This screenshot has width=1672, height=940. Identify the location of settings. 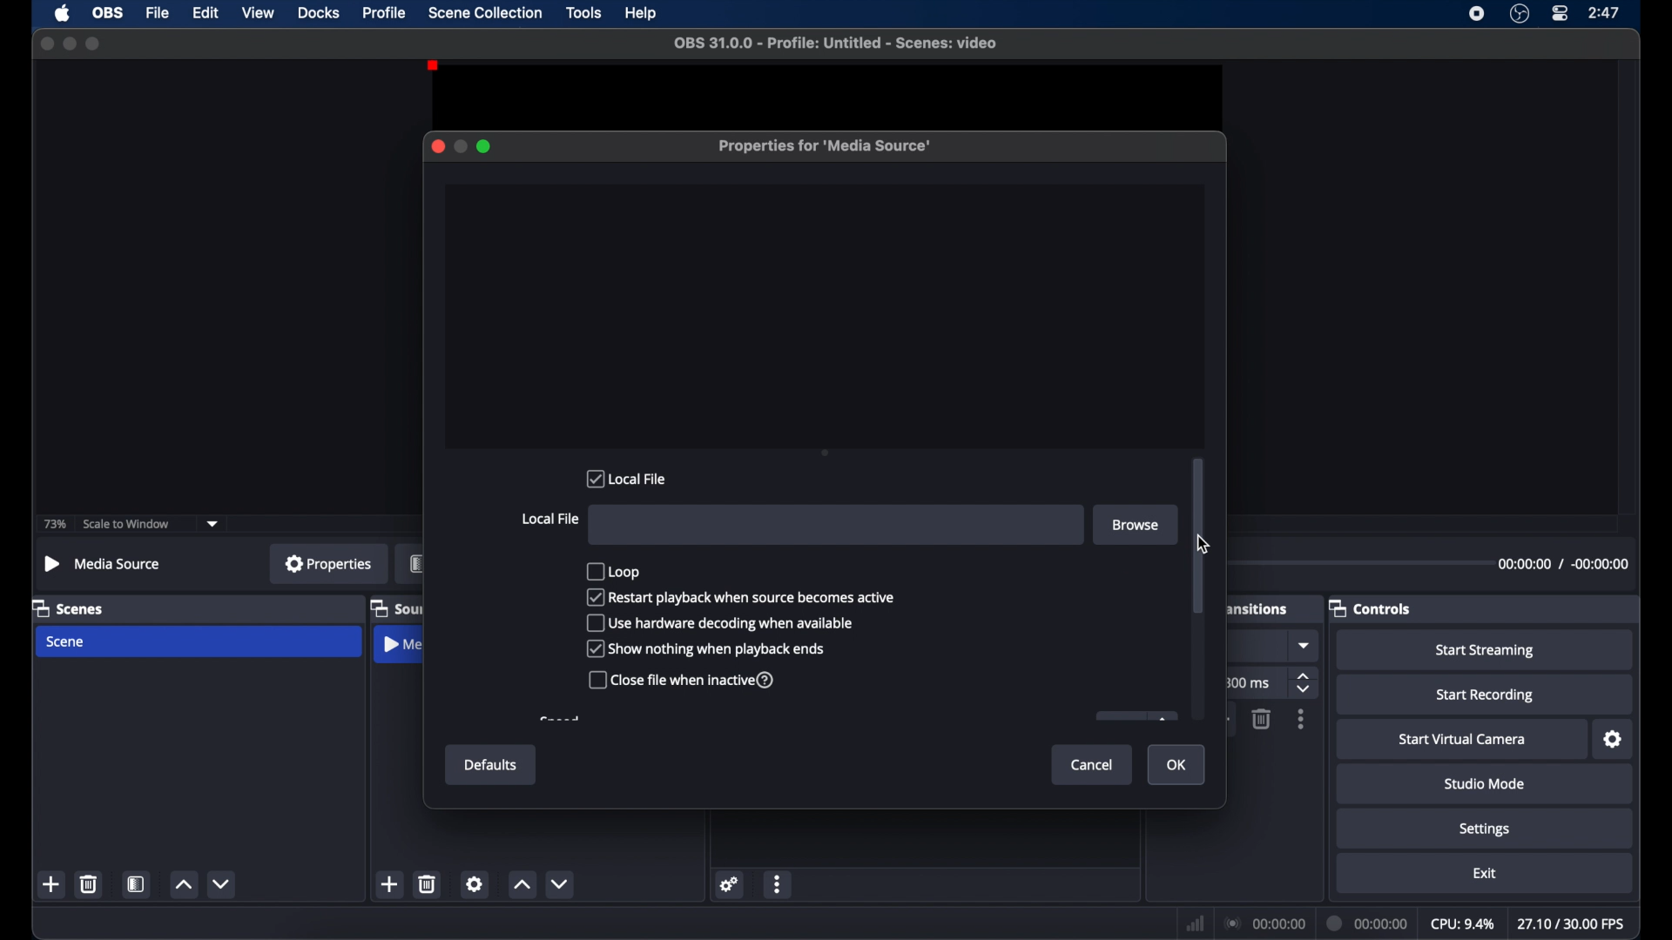
(1613, 740).